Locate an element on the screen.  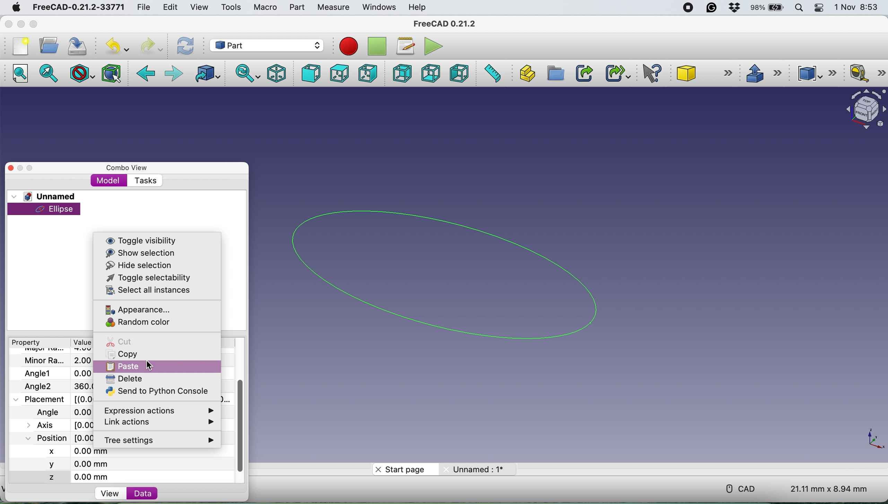
start page is located at coordinates (402, 469).